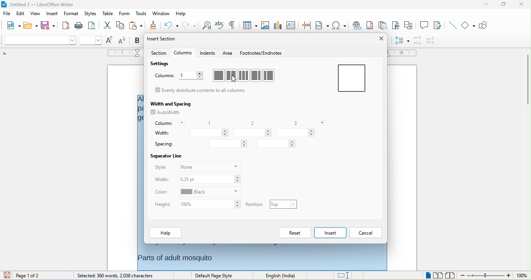 The width and height of the screenshot is (531, 280). I want to click on view, so click(35, 14).